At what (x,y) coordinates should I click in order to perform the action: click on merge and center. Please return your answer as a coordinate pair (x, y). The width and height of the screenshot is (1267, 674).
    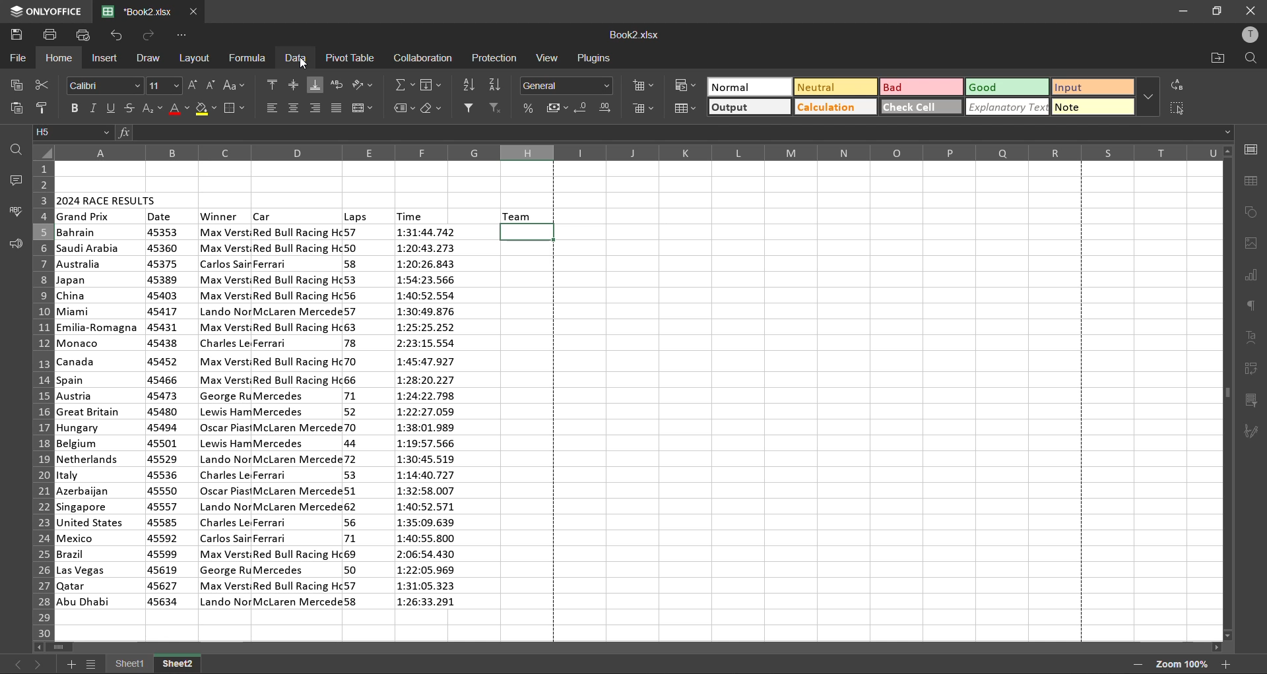
    Looking at the image, I should click on (360, 107).